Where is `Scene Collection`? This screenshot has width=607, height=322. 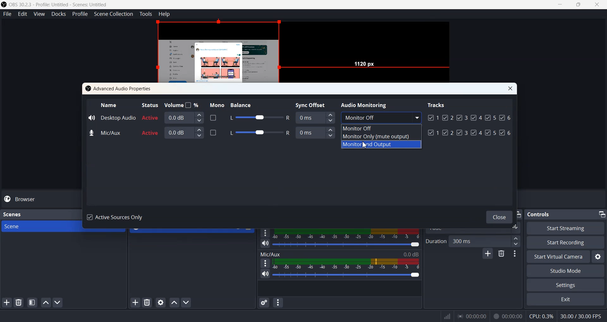 Scene Collection is located at coordinates (114, 14).